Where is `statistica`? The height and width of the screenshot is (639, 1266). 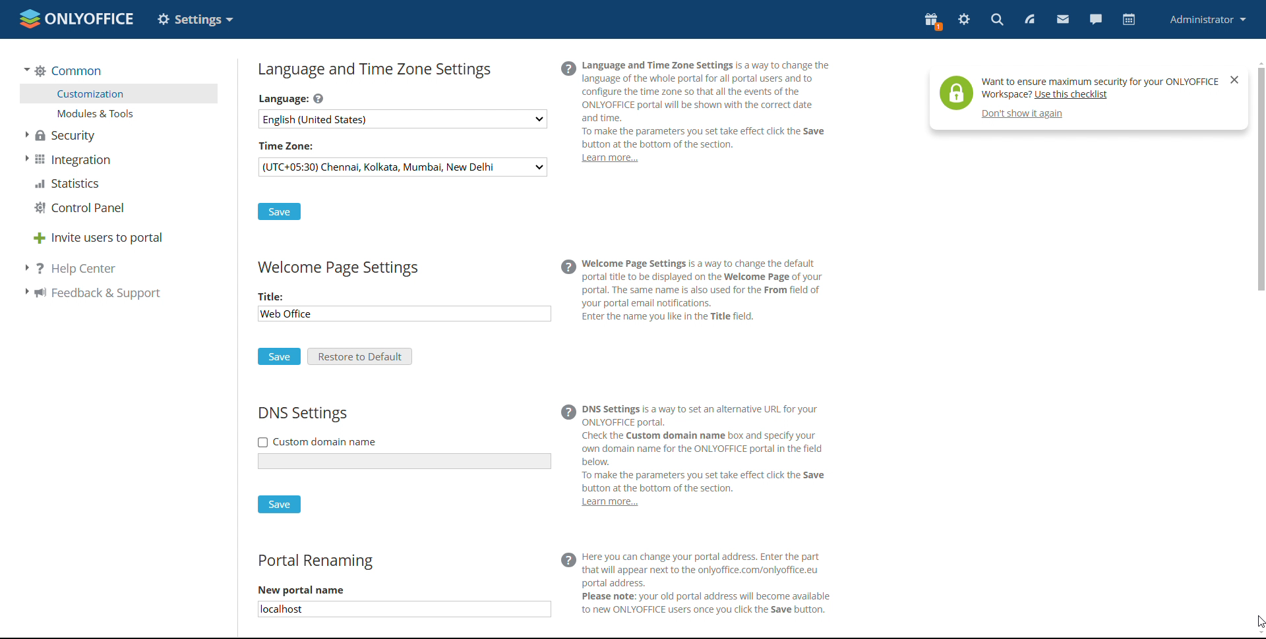
statistica is located at coordinates (69, 184).